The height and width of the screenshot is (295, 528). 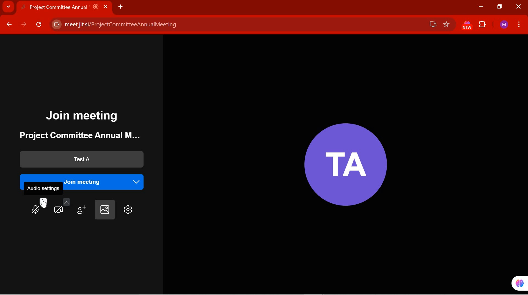 I want to click on CLOSE, so click(x=518, y=7).